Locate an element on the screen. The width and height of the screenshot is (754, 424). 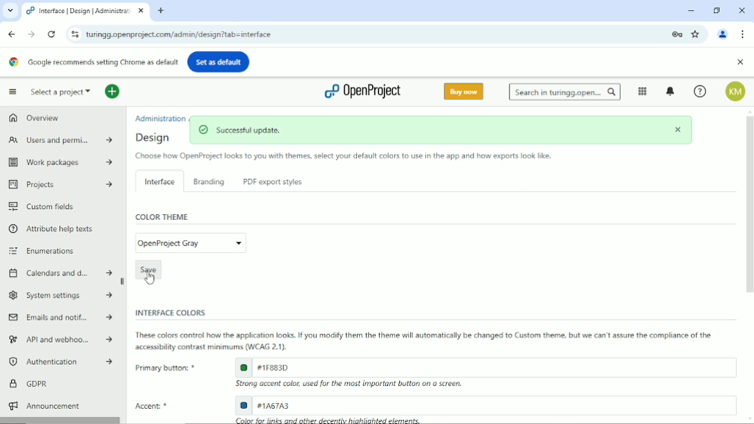
Lock is located at coordinates (677, 33).